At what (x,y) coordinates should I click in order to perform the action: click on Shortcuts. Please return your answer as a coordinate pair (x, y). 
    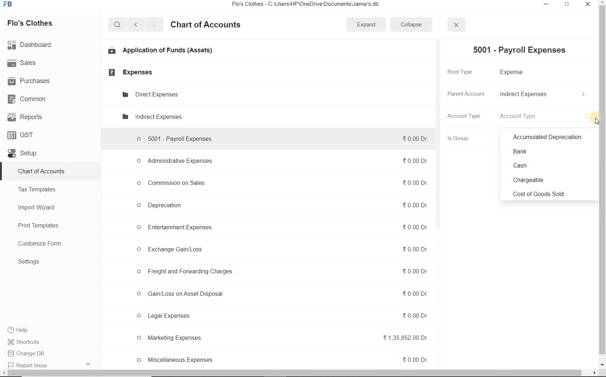
    Looking at the image, I should click on (30, 342).